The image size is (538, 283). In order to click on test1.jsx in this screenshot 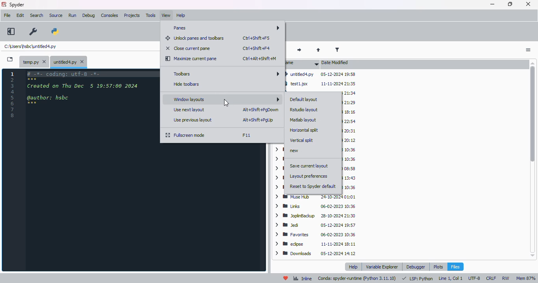, I will do `click(322, 83)`.